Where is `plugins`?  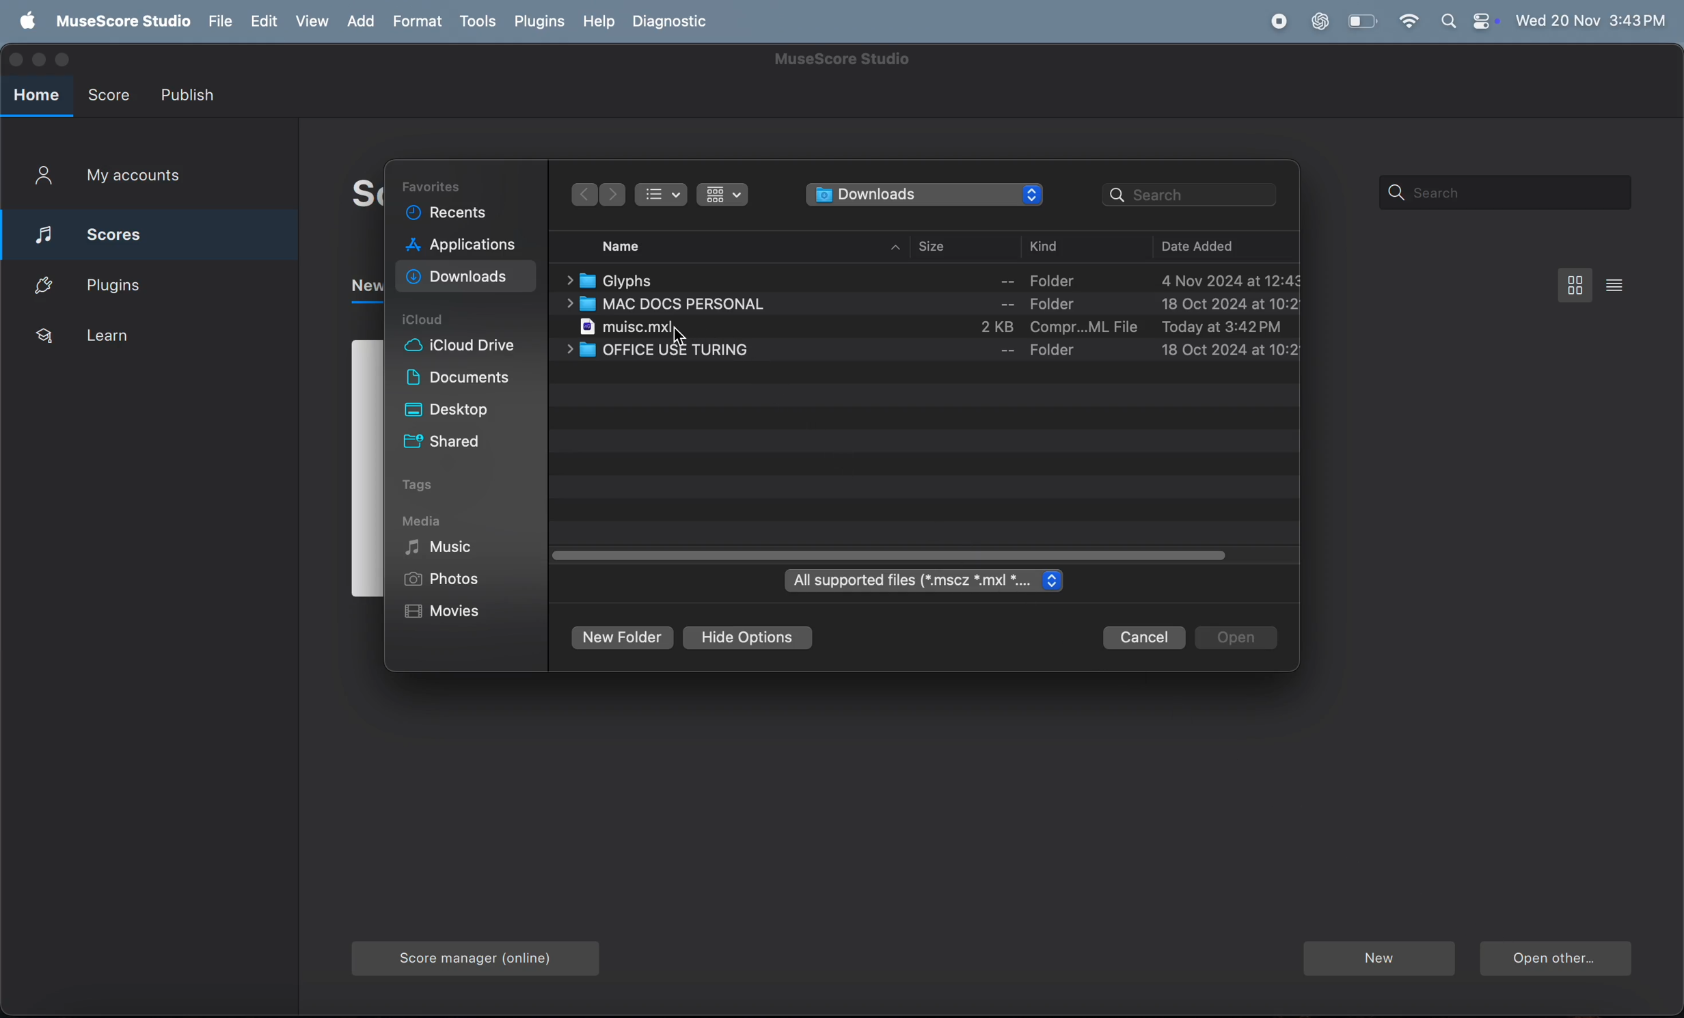 plugins is located at coordinates (151, 285).